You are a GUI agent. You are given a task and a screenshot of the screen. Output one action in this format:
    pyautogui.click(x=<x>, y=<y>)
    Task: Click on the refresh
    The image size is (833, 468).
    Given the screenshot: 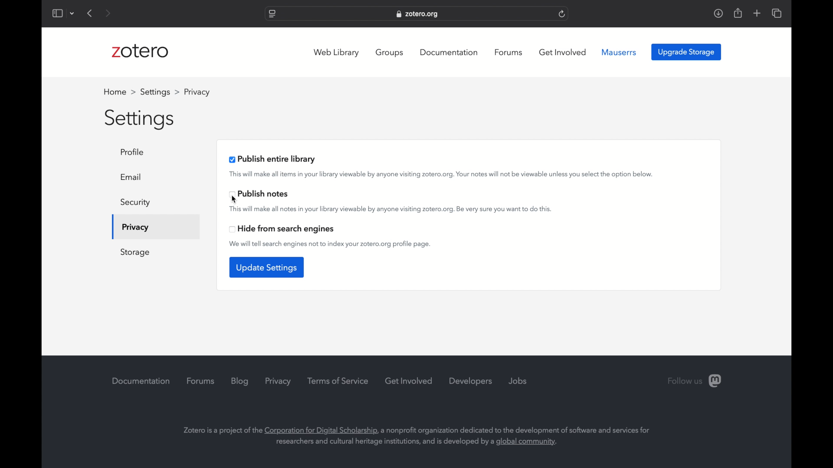 What is the action you would take?
    pyautogui.click(x=562, y=13)
    